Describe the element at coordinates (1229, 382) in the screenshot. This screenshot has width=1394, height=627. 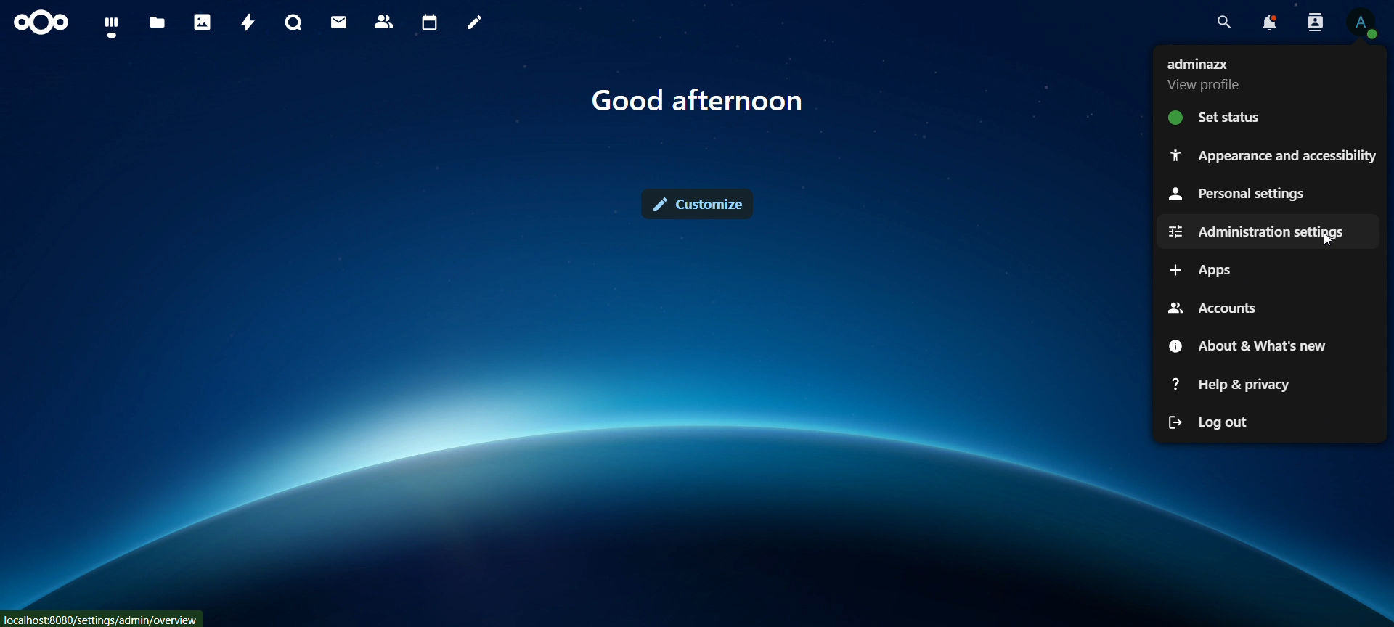
I see `help & privacy` at that location.